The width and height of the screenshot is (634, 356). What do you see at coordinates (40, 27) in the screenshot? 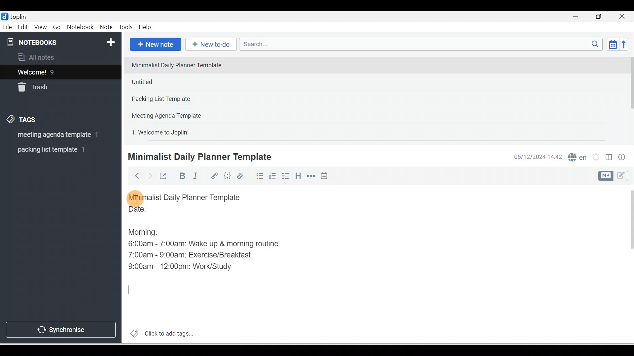
I see `View` at bounding box center [40, 27].